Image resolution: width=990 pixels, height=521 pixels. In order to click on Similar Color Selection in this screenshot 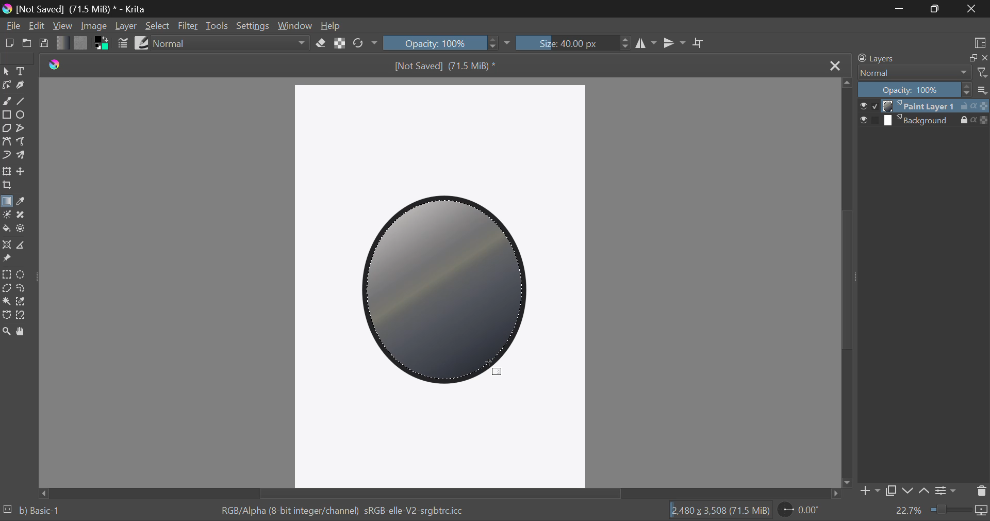, I will do `click(25, 301)`.